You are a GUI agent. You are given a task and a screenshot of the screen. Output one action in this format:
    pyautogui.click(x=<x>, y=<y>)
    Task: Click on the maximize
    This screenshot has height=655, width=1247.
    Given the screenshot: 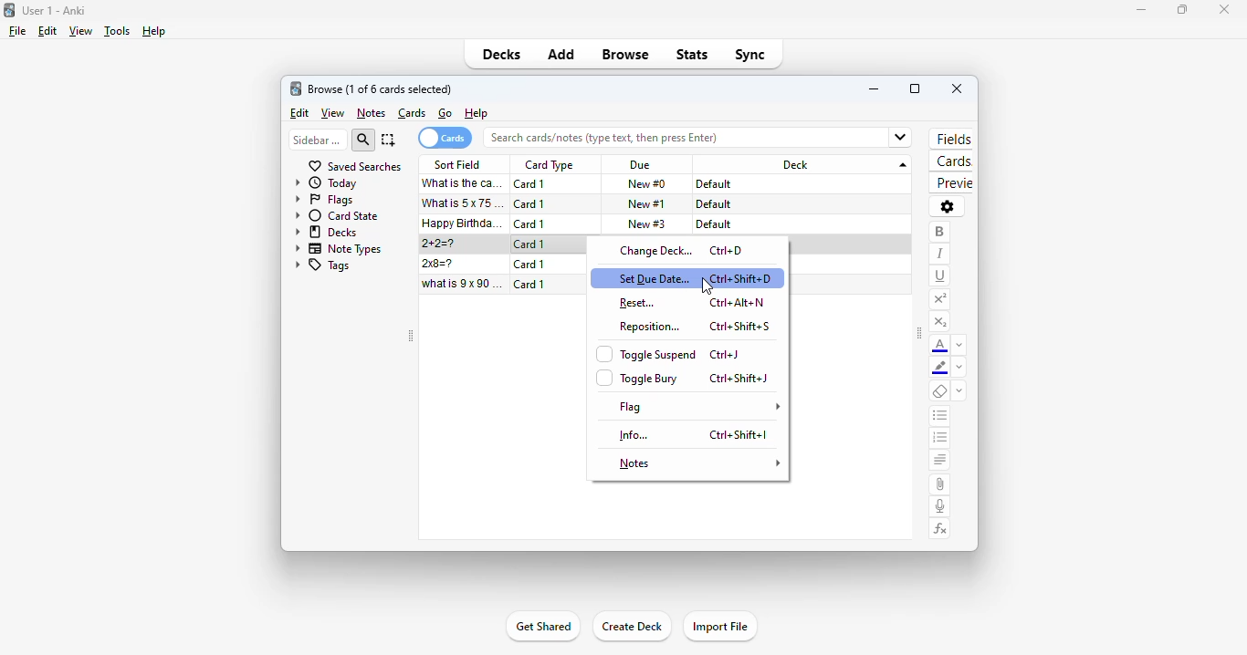 What is the action you would take?
    pyautogui.click(x=1181, y=11)
    